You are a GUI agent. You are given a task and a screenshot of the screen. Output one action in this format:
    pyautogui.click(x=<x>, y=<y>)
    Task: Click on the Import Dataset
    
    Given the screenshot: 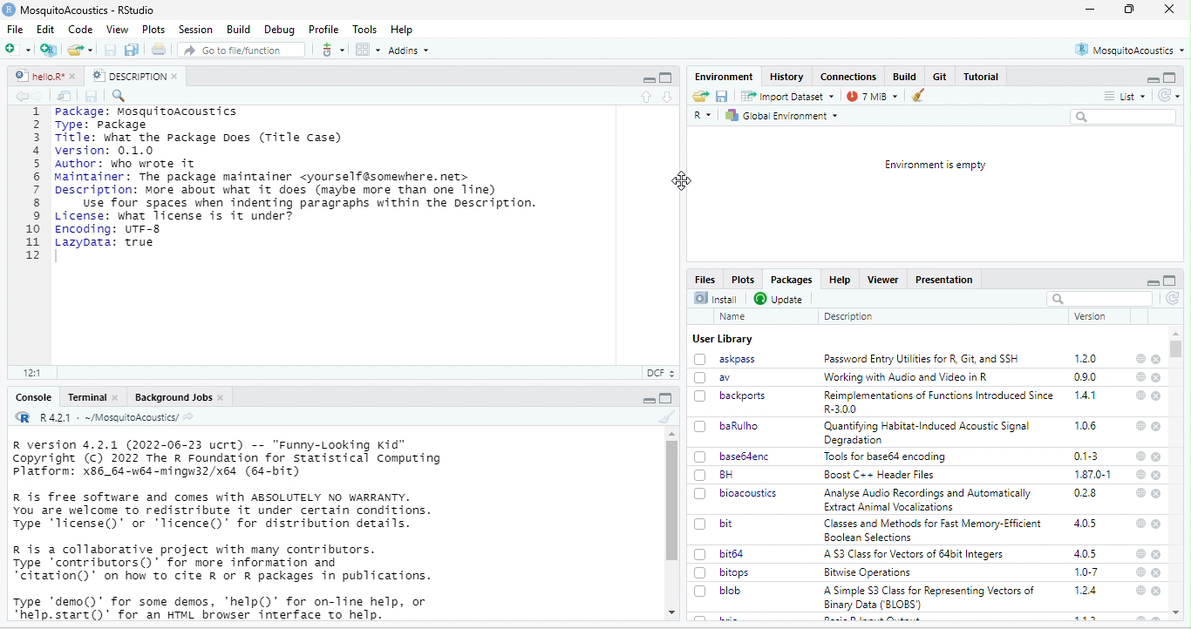 What is the action you would take?
    pyautogui.click(x=787, y=96)
    